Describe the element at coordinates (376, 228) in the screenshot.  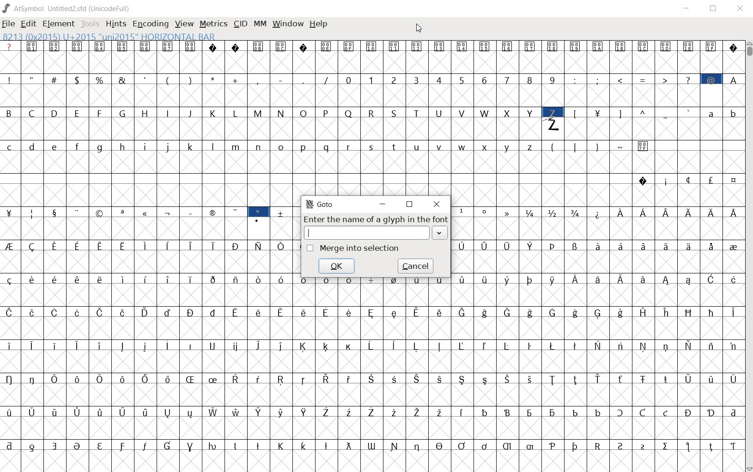
I see `ENTER THE NAME OF A GLYPH IN THE FONT` at that location.